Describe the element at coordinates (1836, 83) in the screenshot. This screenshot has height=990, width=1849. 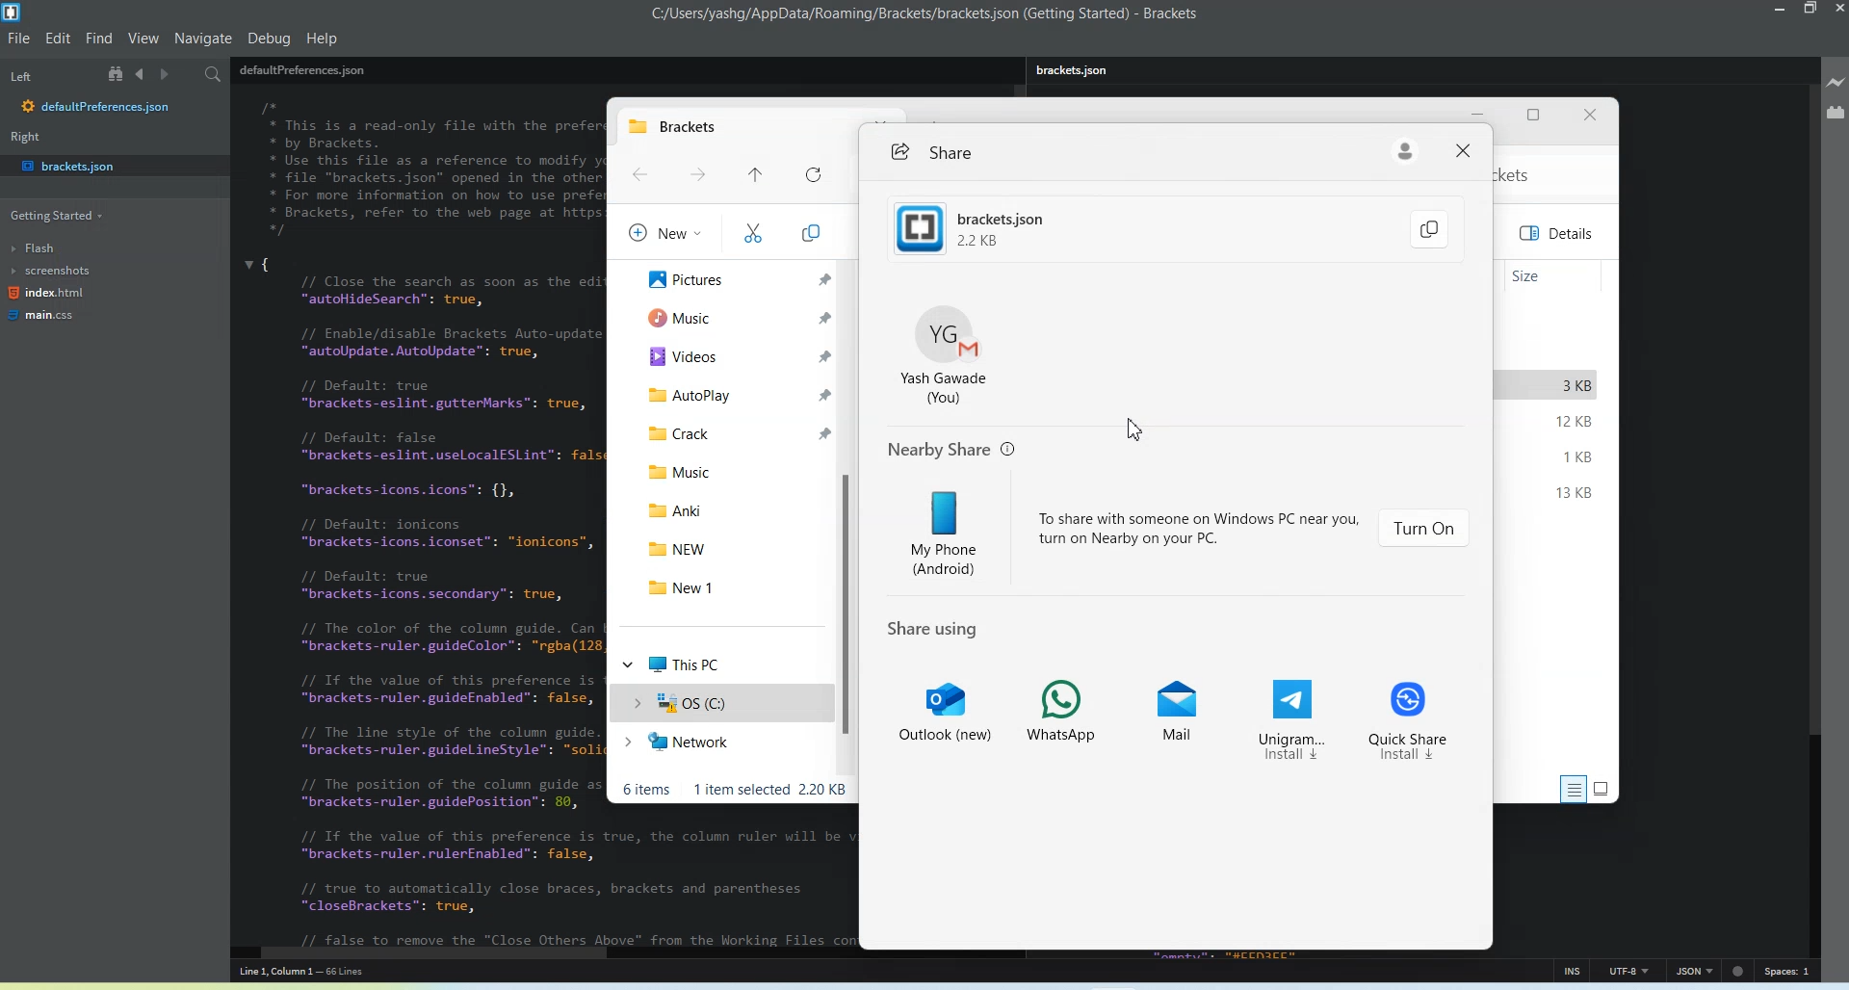
I see `Live Preview` at that location.